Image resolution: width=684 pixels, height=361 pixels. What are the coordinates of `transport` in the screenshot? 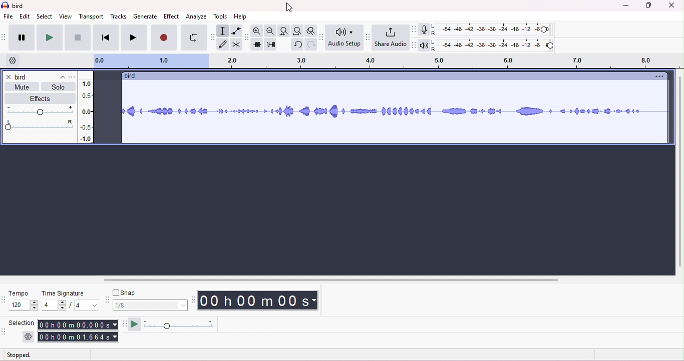 It's located at (92, 16).